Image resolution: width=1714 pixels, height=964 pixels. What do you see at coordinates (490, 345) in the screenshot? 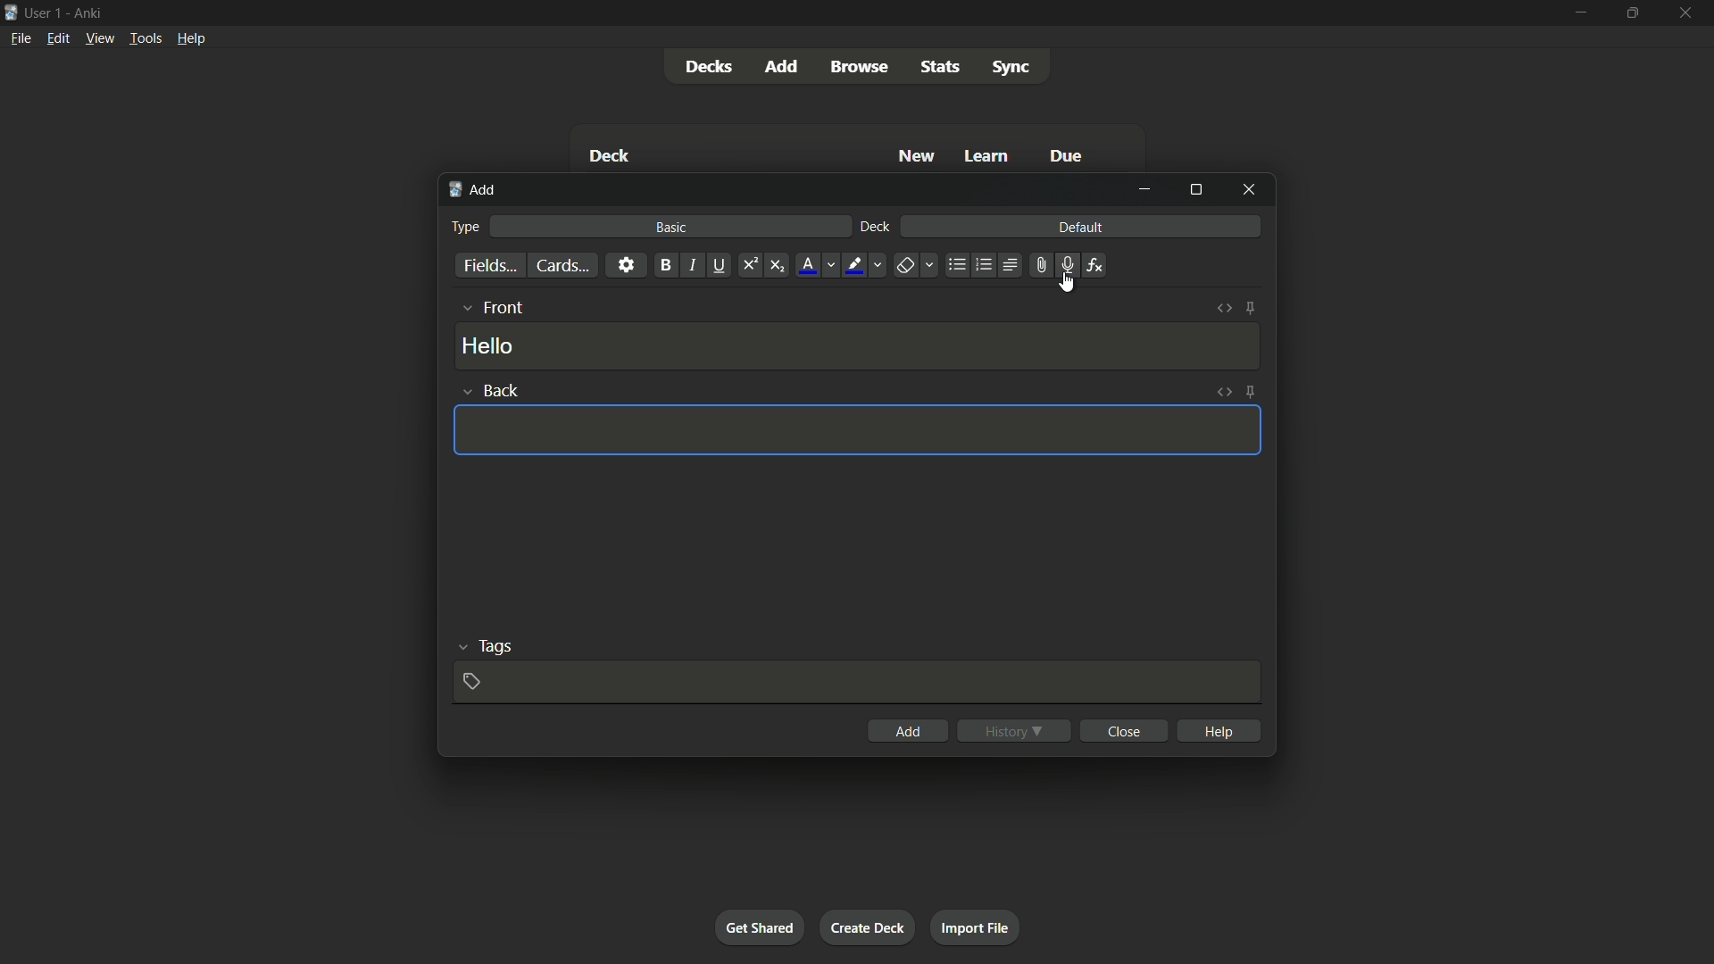
I see `hello` at bounding box center [490, 345].